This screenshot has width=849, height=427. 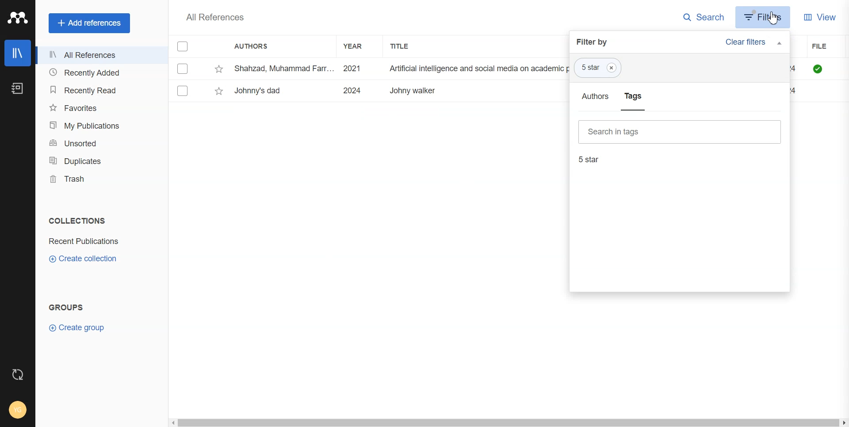 I want to click on Notebook, so click(x=18, y=88).